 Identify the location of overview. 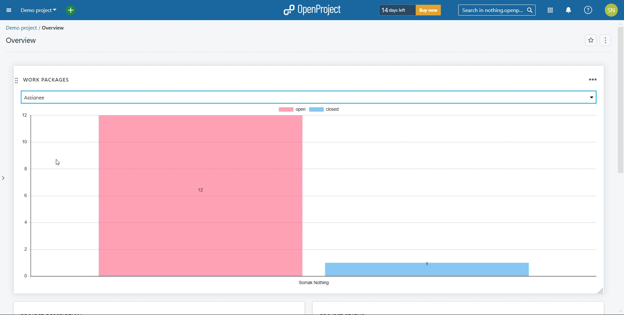
(58, 28).